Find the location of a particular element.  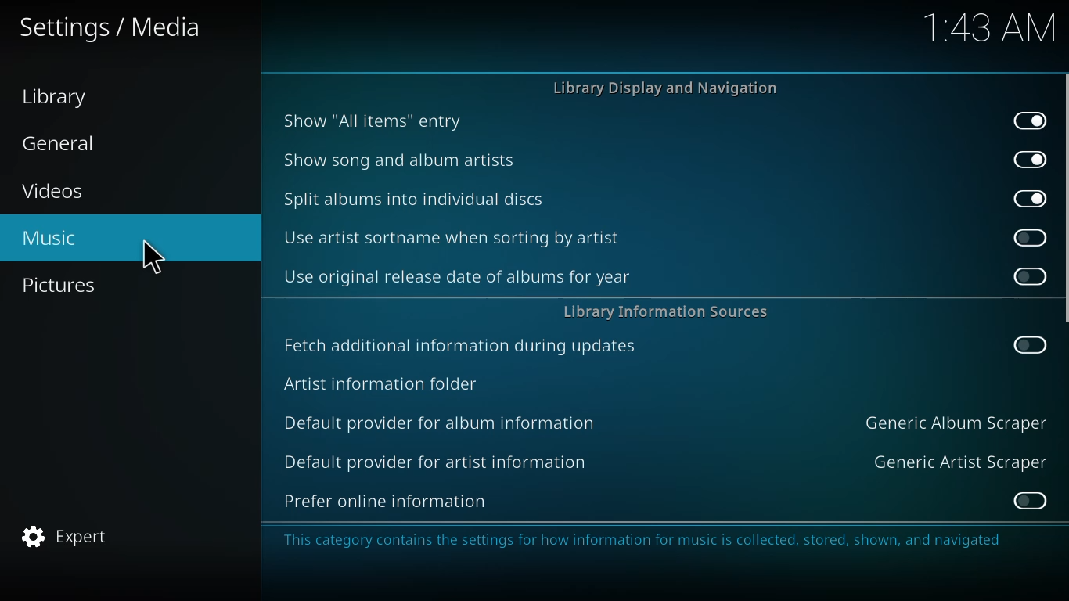

enabled is located at coordinates (1030, 119).